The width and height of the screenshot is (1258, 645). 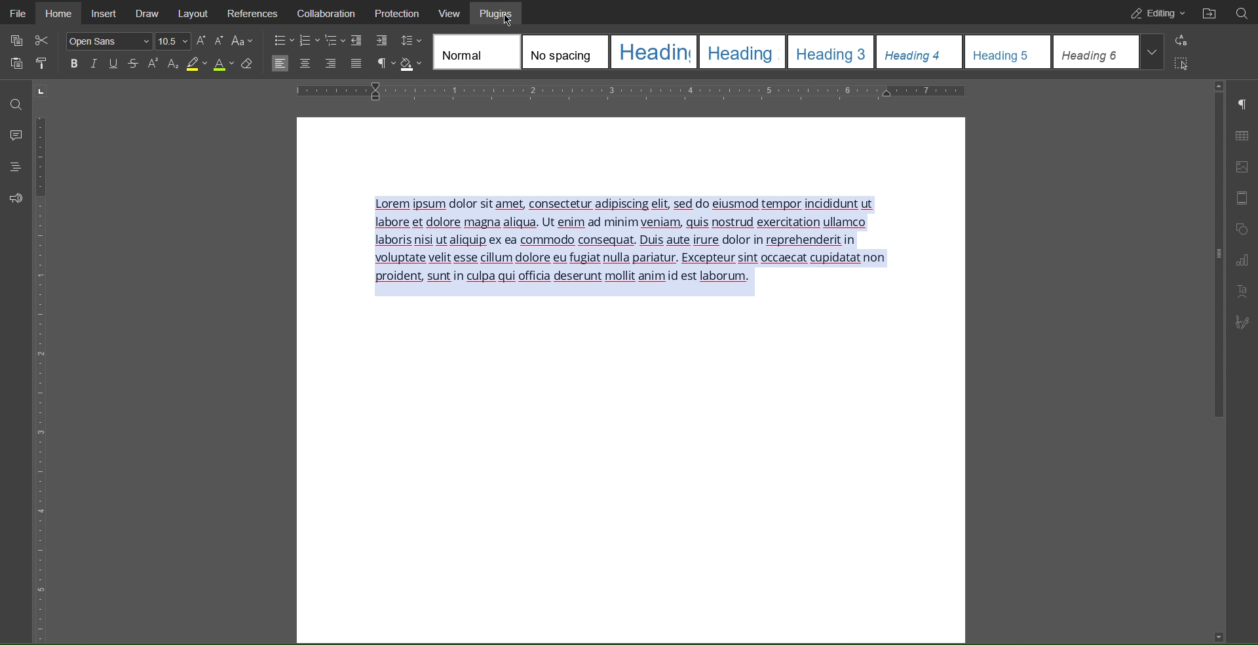 What do you see at coordinates (743, 54) in the screenshot?
I see `Heading` at bounding box center [743, 54].